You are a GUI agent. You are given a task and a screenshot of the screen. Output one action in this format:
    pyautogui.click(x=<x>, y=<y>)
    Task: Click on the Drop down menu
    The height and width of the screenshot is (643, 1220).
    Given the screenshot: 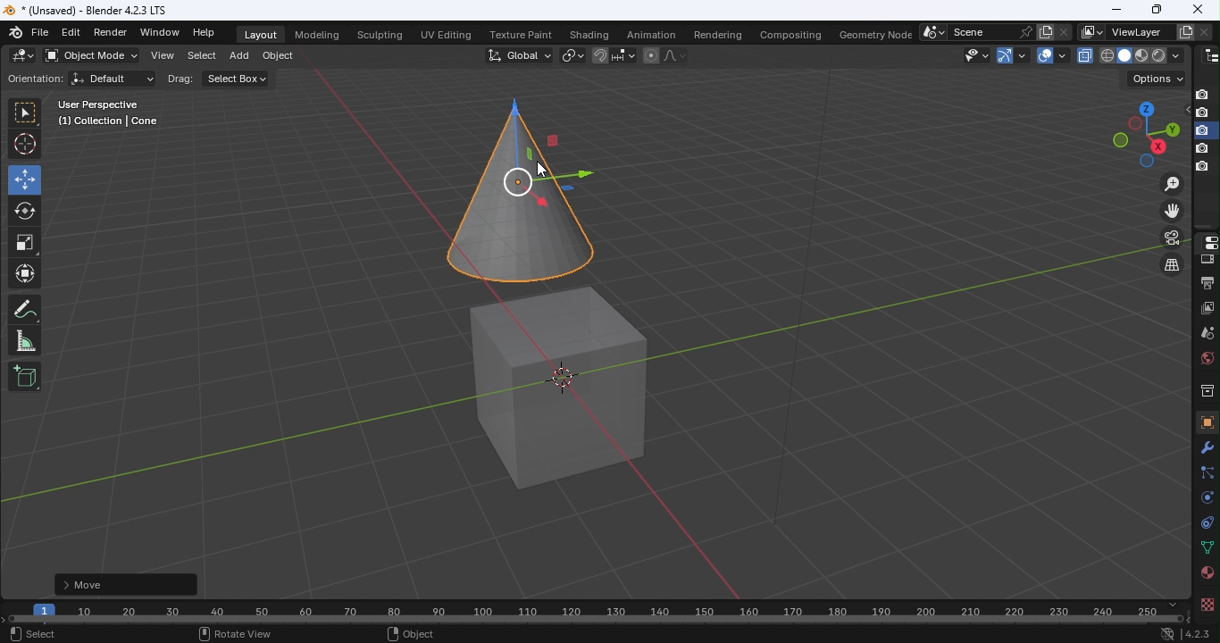 What is the action you would take?
    pyautogui.click(x=1157, y=79)
    